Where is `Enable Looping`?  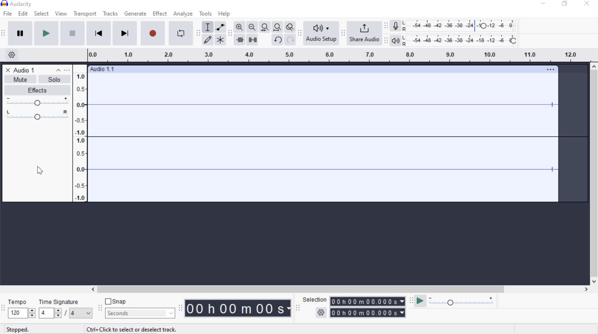
Enable Looping is located at coordinates (181, 34).